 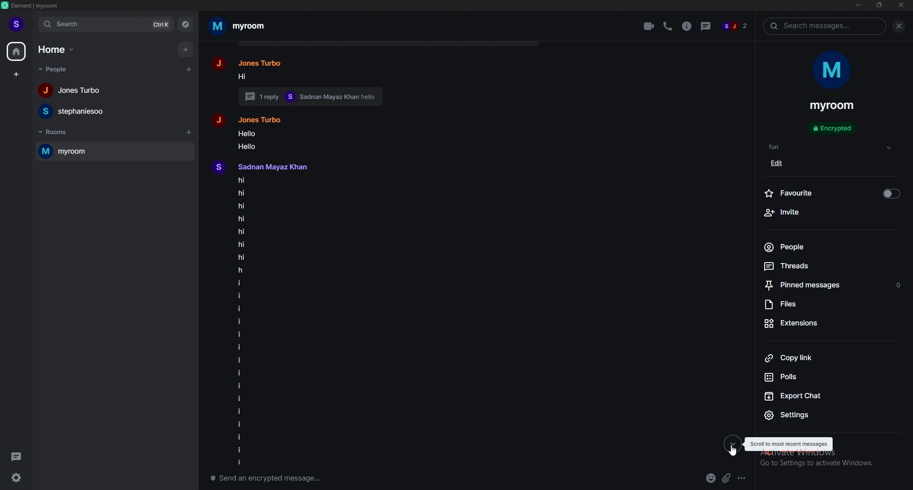 I want to click on encrypted, so click(x=835, y=127).